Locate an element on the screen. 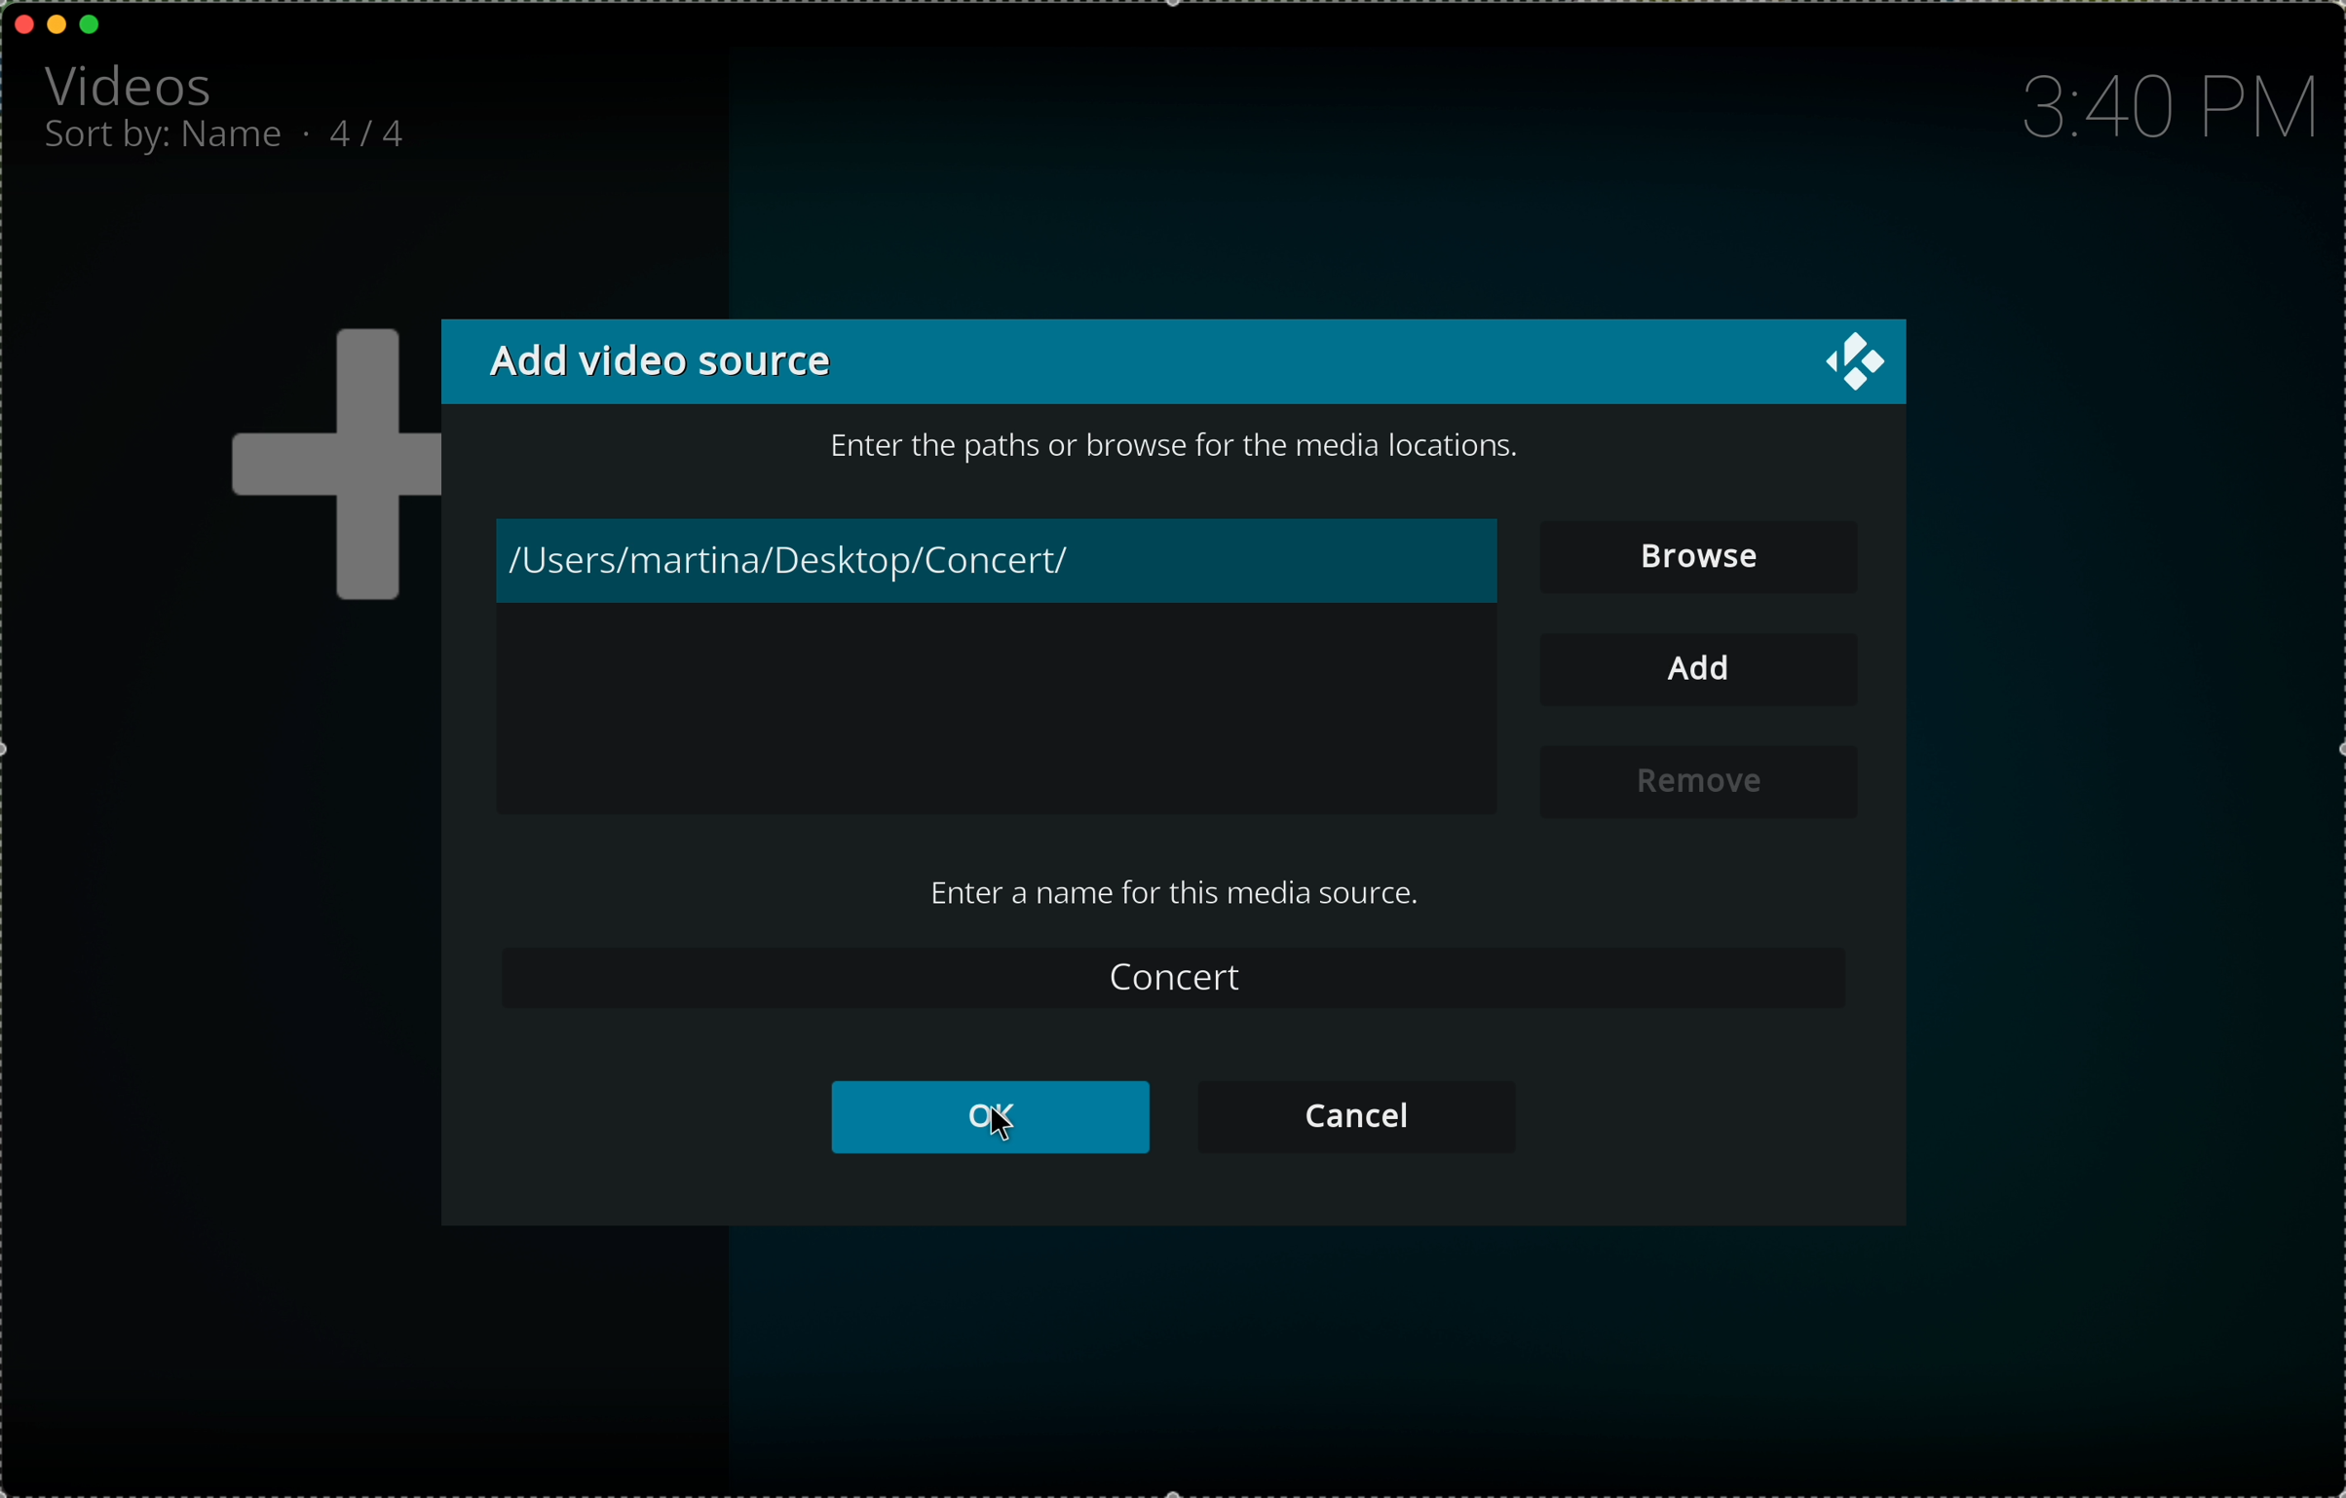 This screenshot has width=2346, height=1498. Enter a name for this media source. is located at coordinates (1170, 892).